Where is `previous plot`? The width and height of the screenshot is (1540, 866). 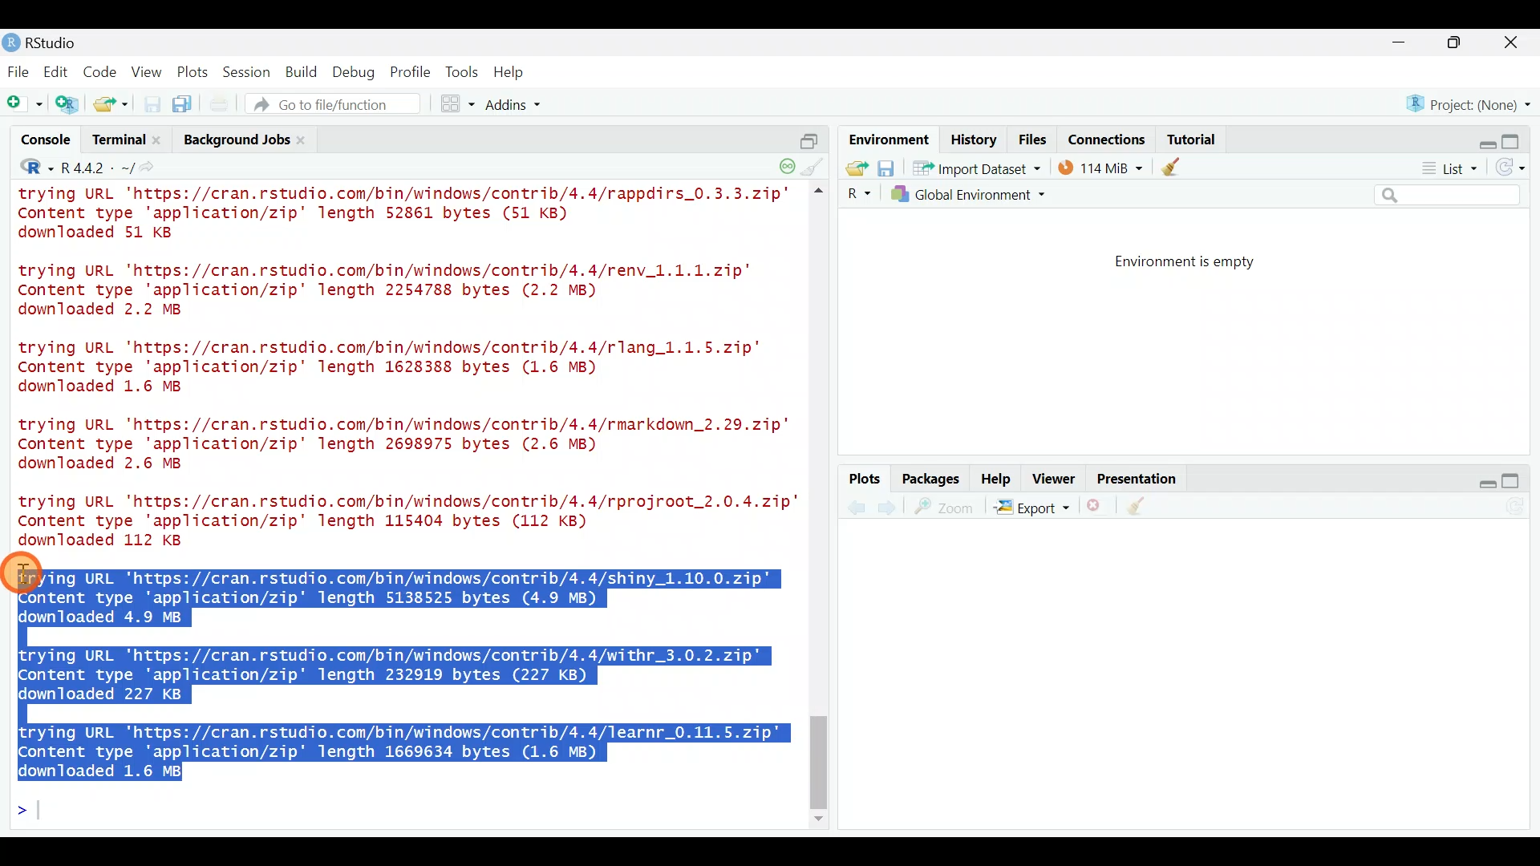 previous plot is located at coordinates (891, 507).